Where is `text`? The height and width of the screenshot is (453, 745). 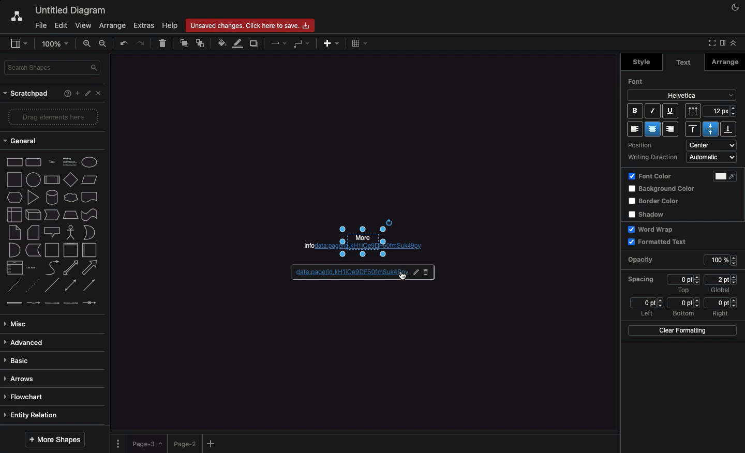 text is located at coordinates (52, 162).